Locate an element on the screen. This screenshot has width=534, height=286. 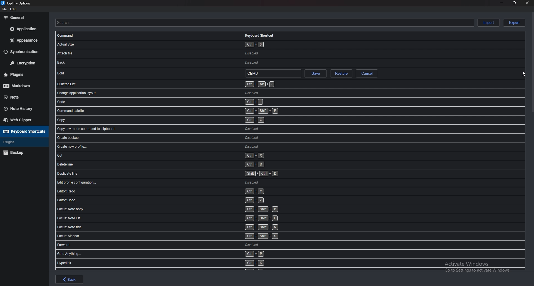
shortcut is located at coordinates (168, 84).